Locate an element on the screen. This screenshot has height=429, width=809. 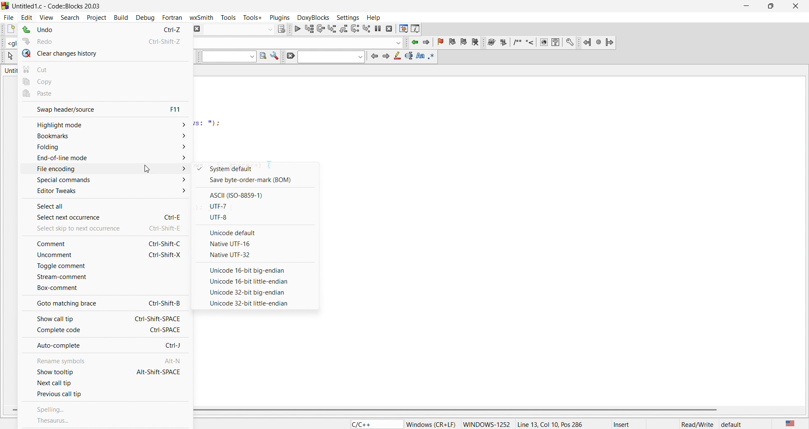
search is located at coordinates (262, 57).